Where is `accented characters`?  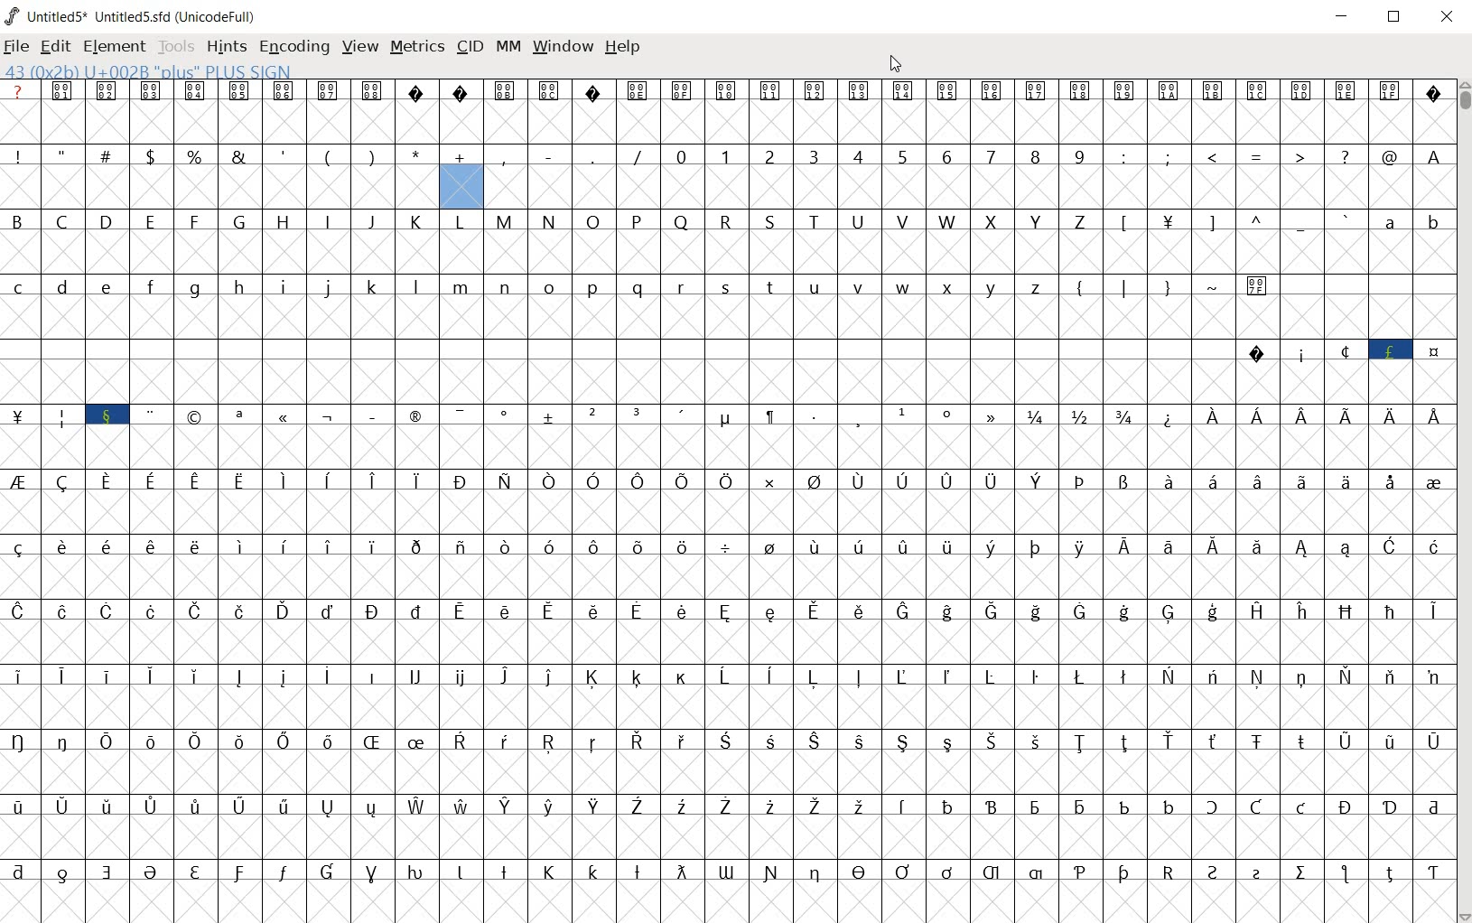 accented characters is located at coordinates (264, 502).